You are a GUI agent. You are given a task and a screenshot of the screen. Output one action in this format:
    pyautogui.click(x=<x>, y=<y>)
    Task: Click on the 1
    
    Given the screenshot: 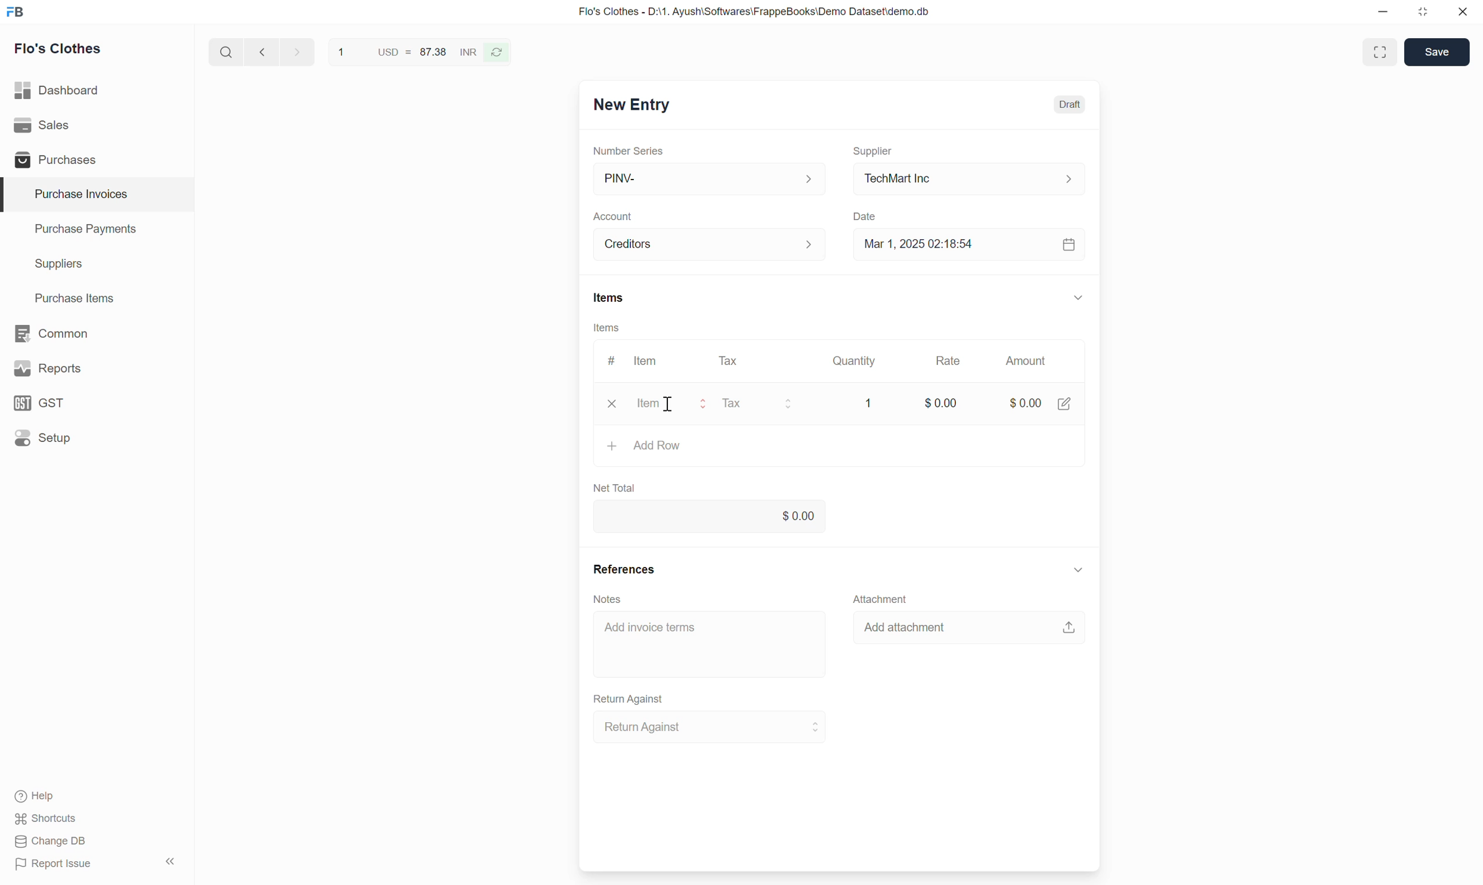 What is the action you would take?
    pyautogui.click(x=865, y=401)
    